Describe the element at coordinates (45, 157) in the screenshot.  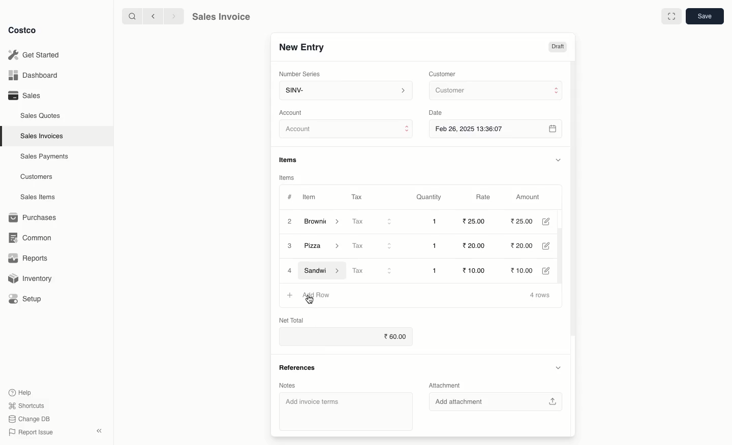
I see `Sales Payments.` at that location.